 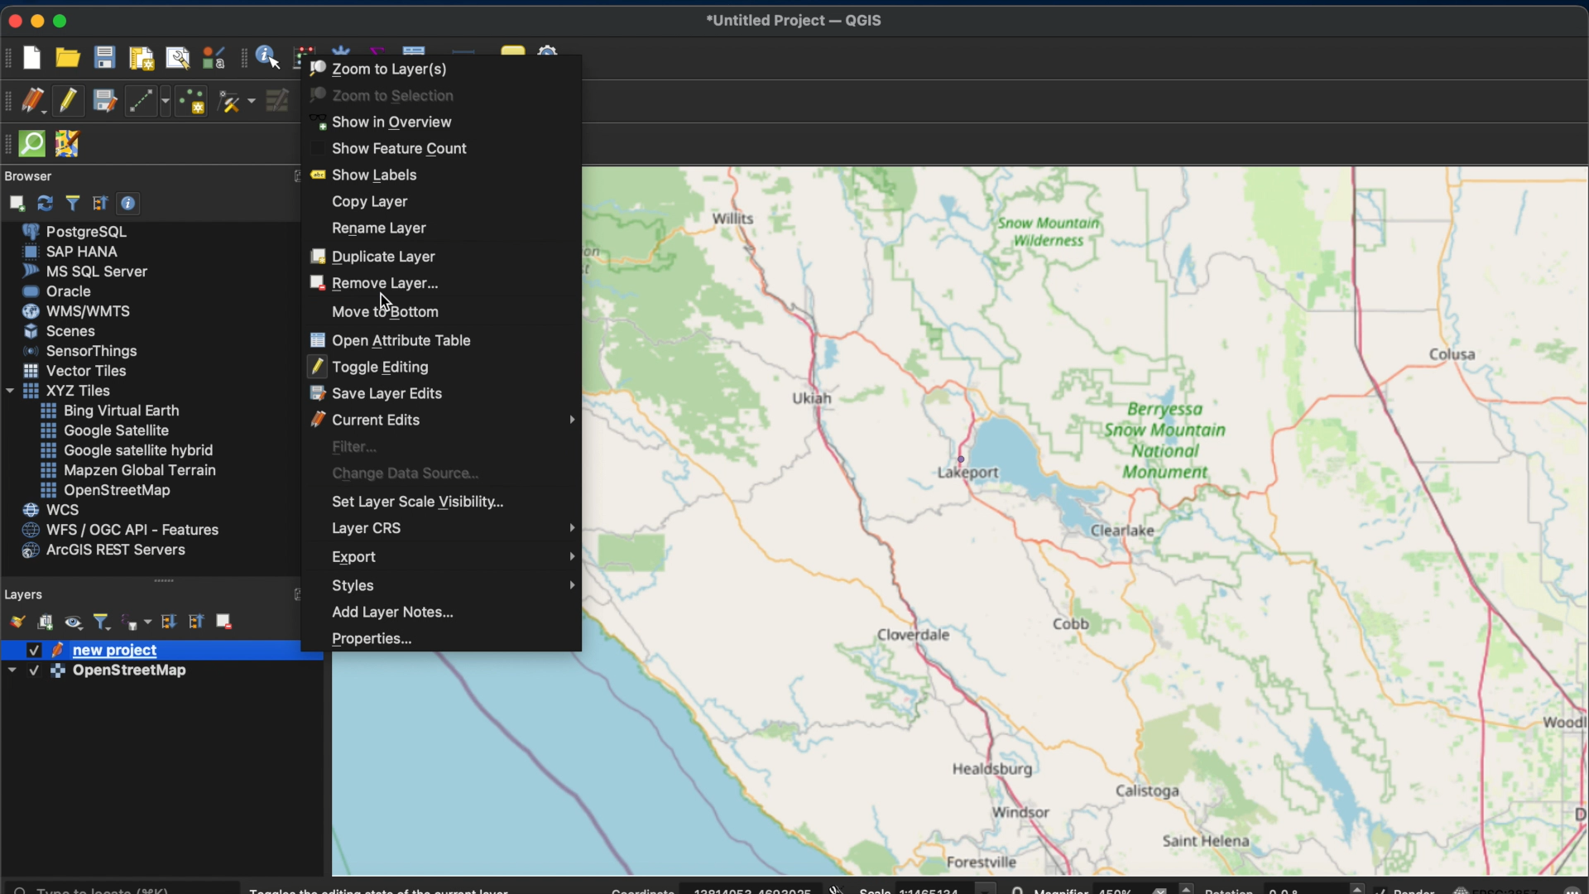 What do you see at coordinates (383, 123) in the screenshot?
I see `show in overview` at bounding box center [383, 123].